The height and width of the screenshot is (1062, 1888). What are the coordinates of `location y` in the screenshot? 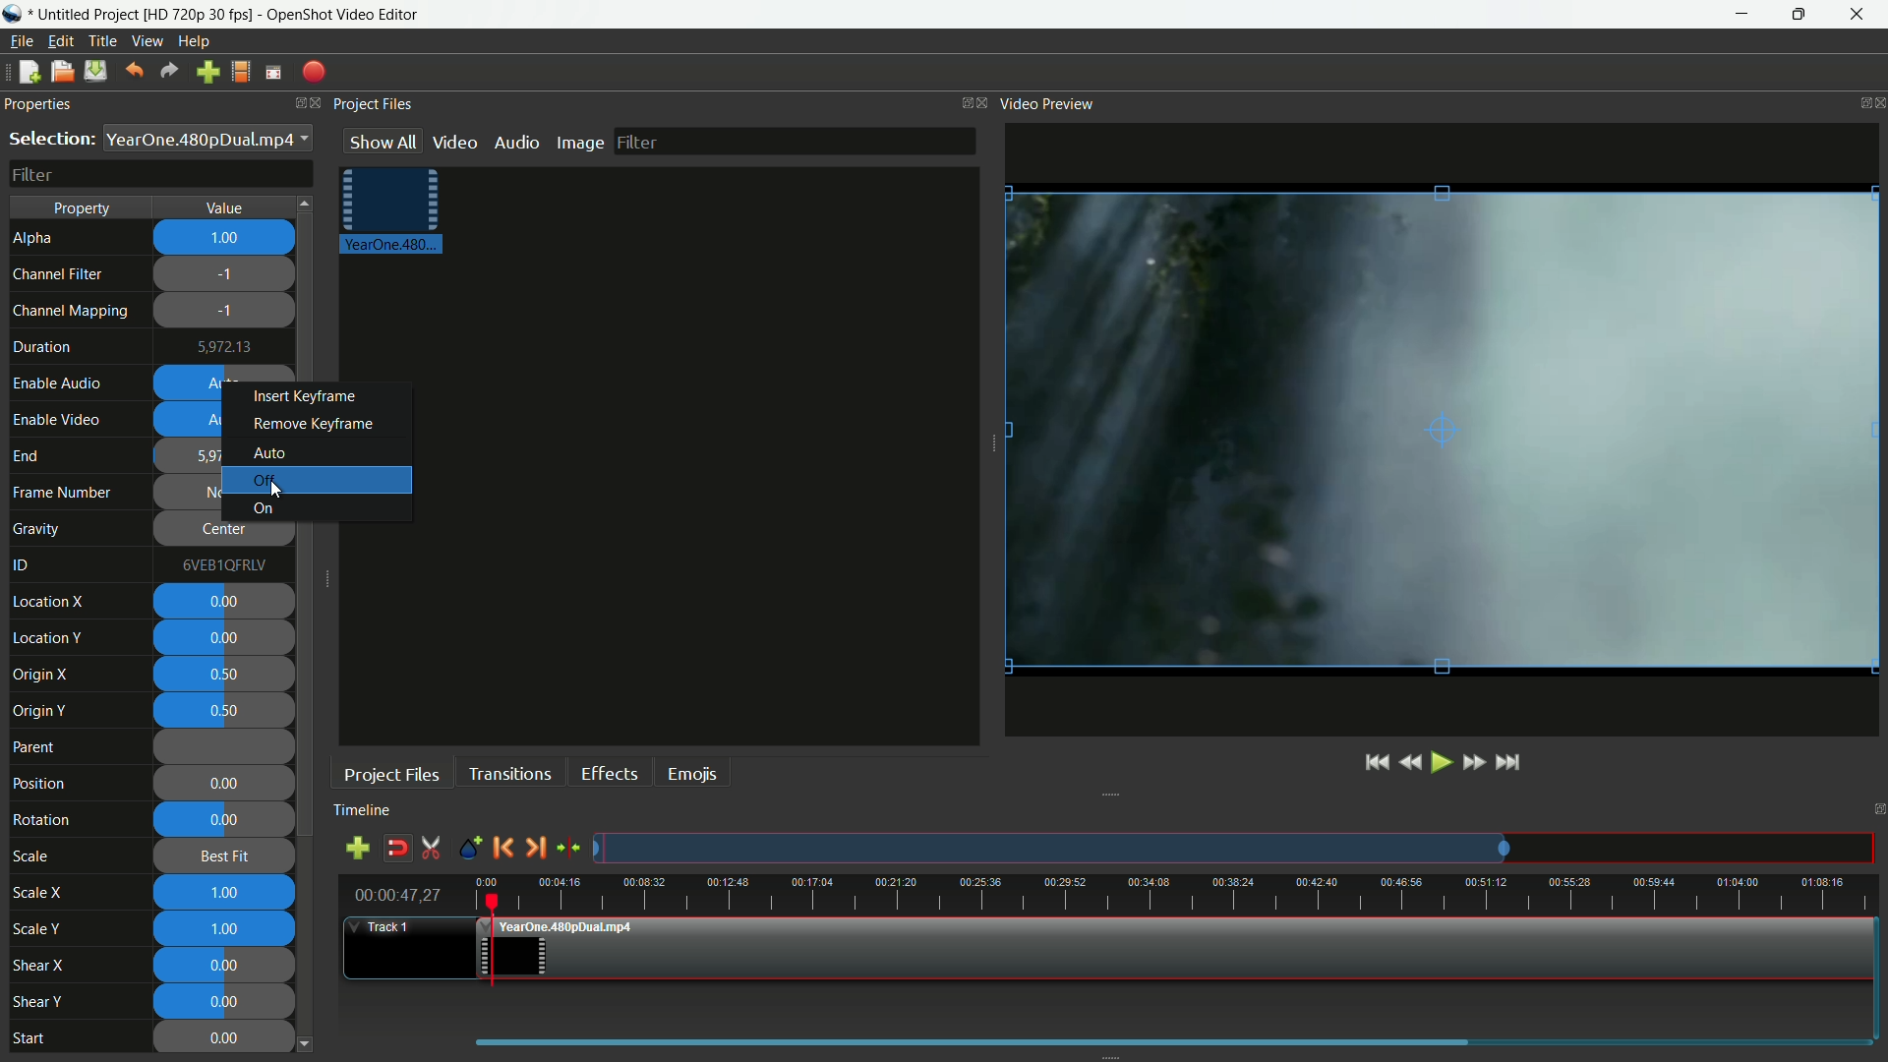 It's located at (48, 637).